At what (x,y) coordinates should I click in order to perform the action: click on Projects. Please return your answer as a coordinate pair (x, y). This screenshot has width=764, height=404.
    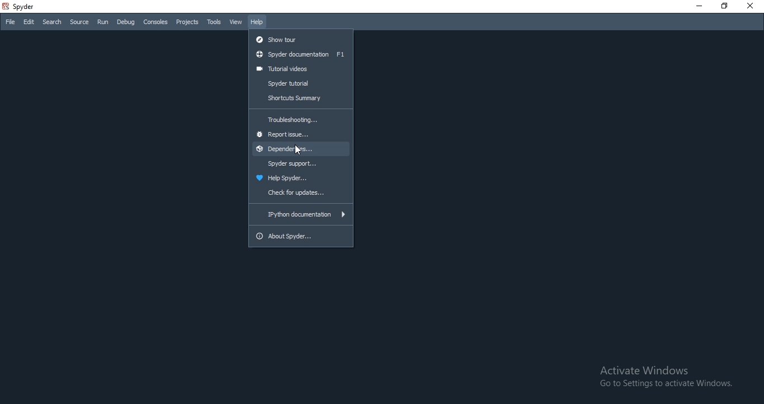
    Looking at the image, I should click on (187, 23).